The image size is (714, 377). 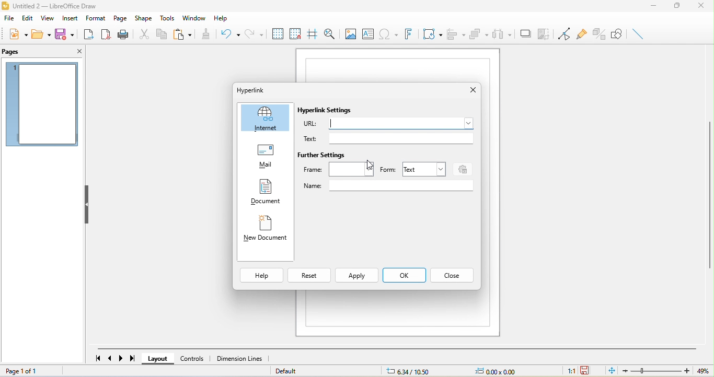 I want to click on window, so click(x=192, y=19).